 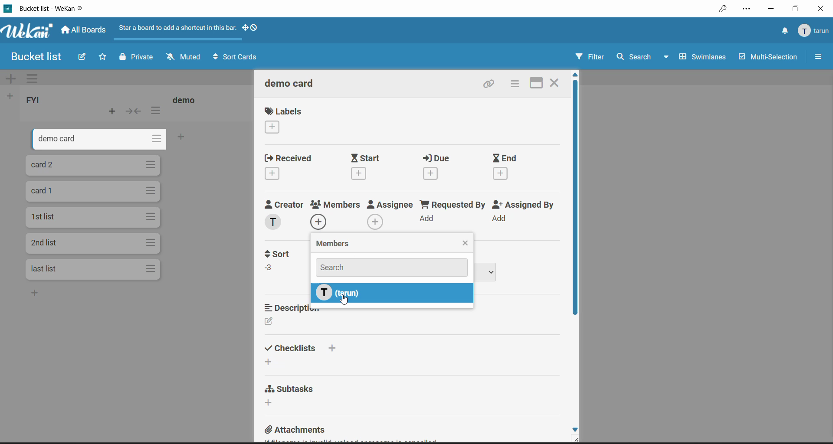 I want to click on edit, so click(x=83, y=57).